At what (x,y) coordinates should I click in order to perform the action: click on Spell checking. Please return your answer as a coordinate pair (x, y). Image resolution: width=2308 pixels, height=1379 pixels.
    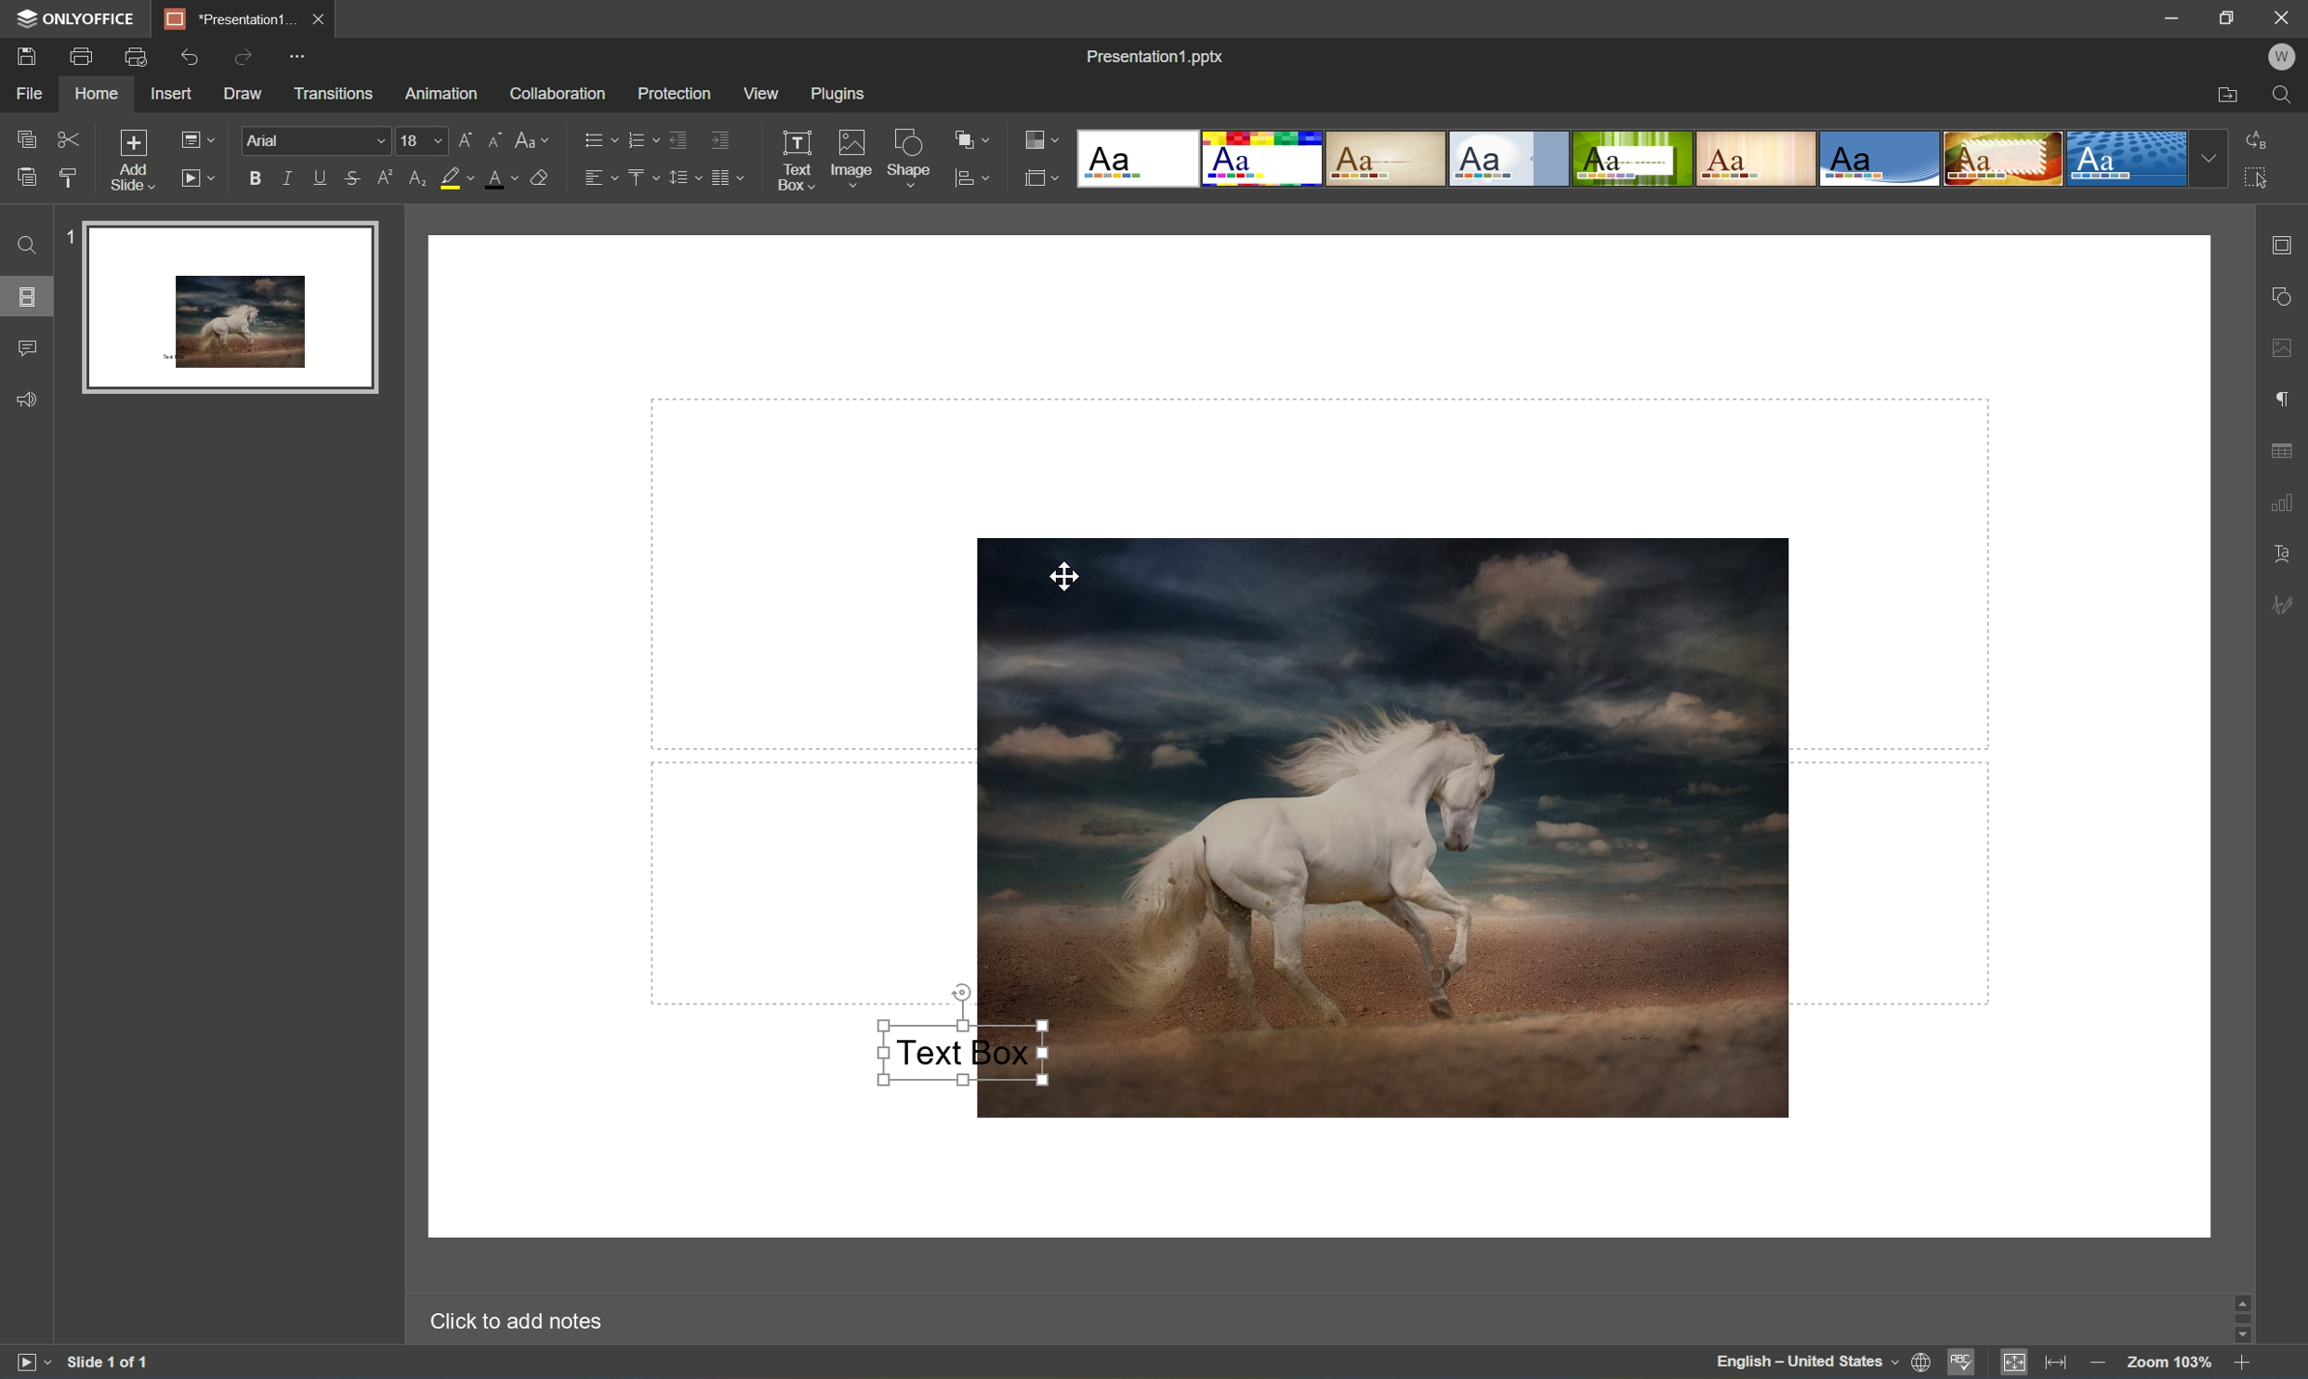
    Looking at the image, I should click on (1960, 1361).